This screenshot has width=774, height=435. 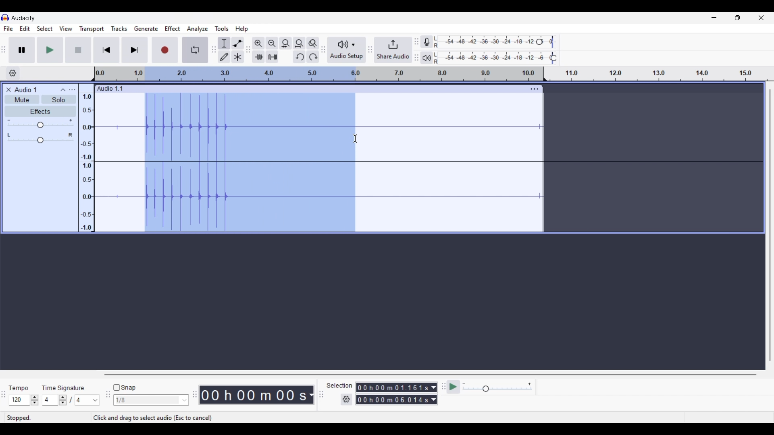 What do you see at coordinates (198, 29) in the screenshot?
I see `Analyze menu` at bounding box center [198, 29].